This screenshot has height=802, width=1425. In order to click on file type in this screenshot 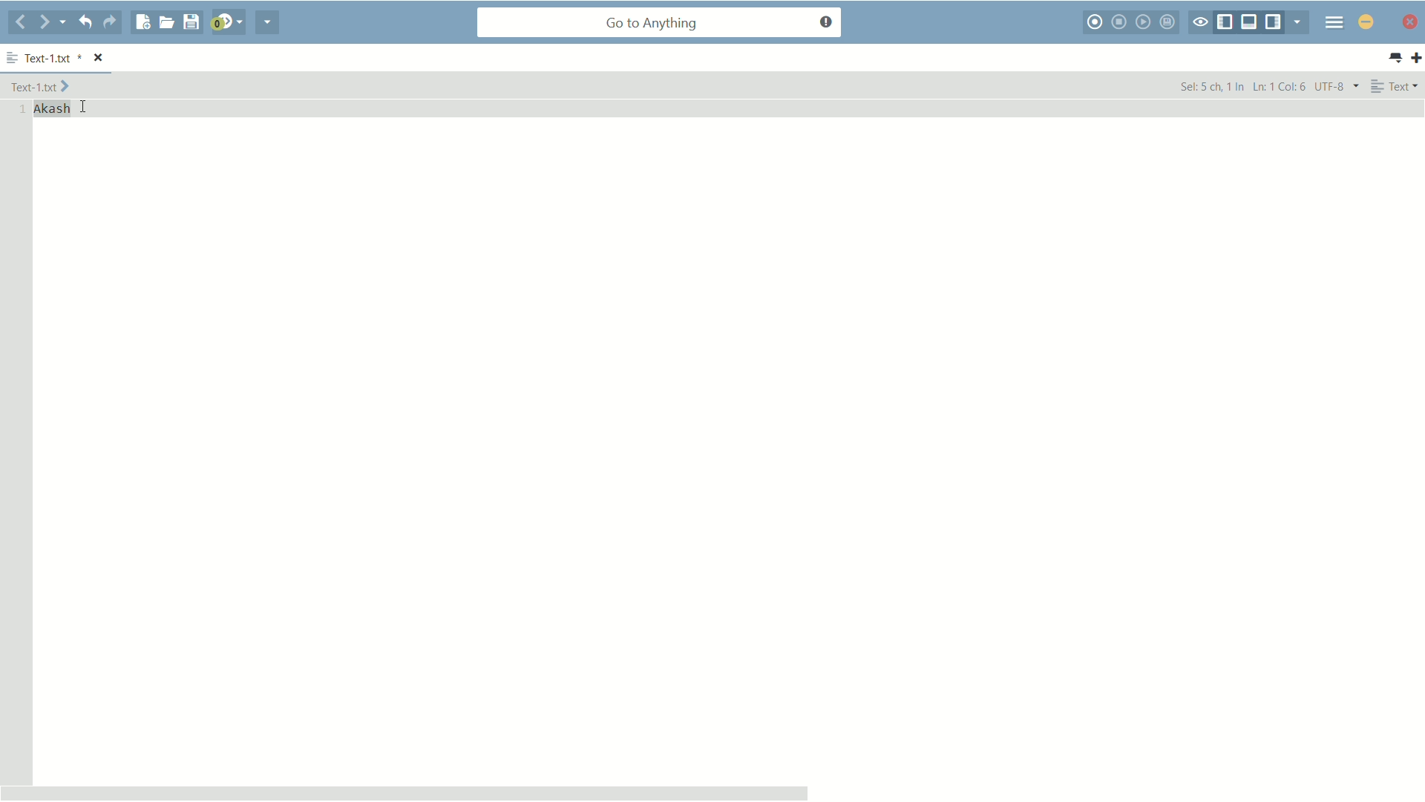, I will do `click(1395, 85)`.